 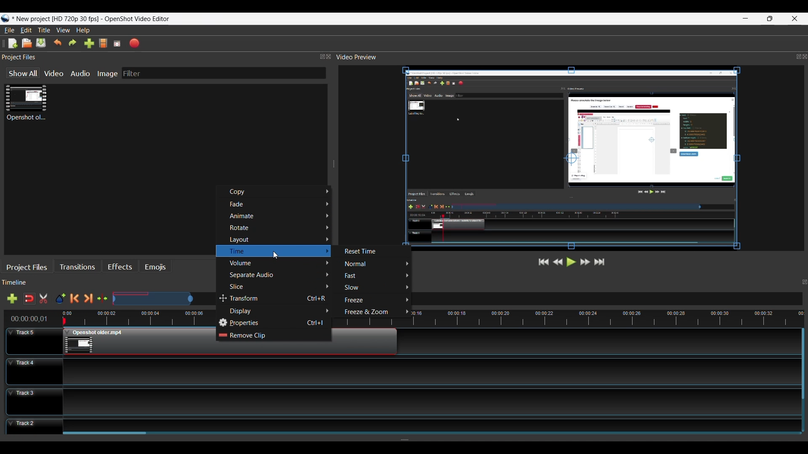 I want to click on Filter, so click(x=132, y=73).